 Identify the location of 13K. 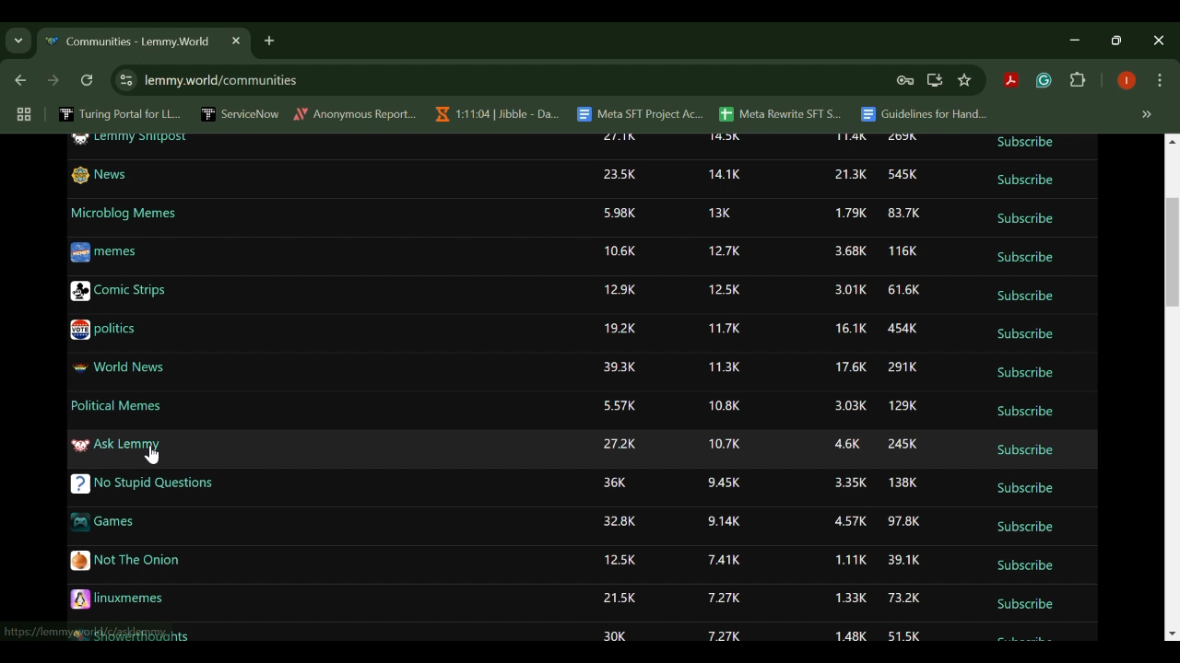
(719, 213).